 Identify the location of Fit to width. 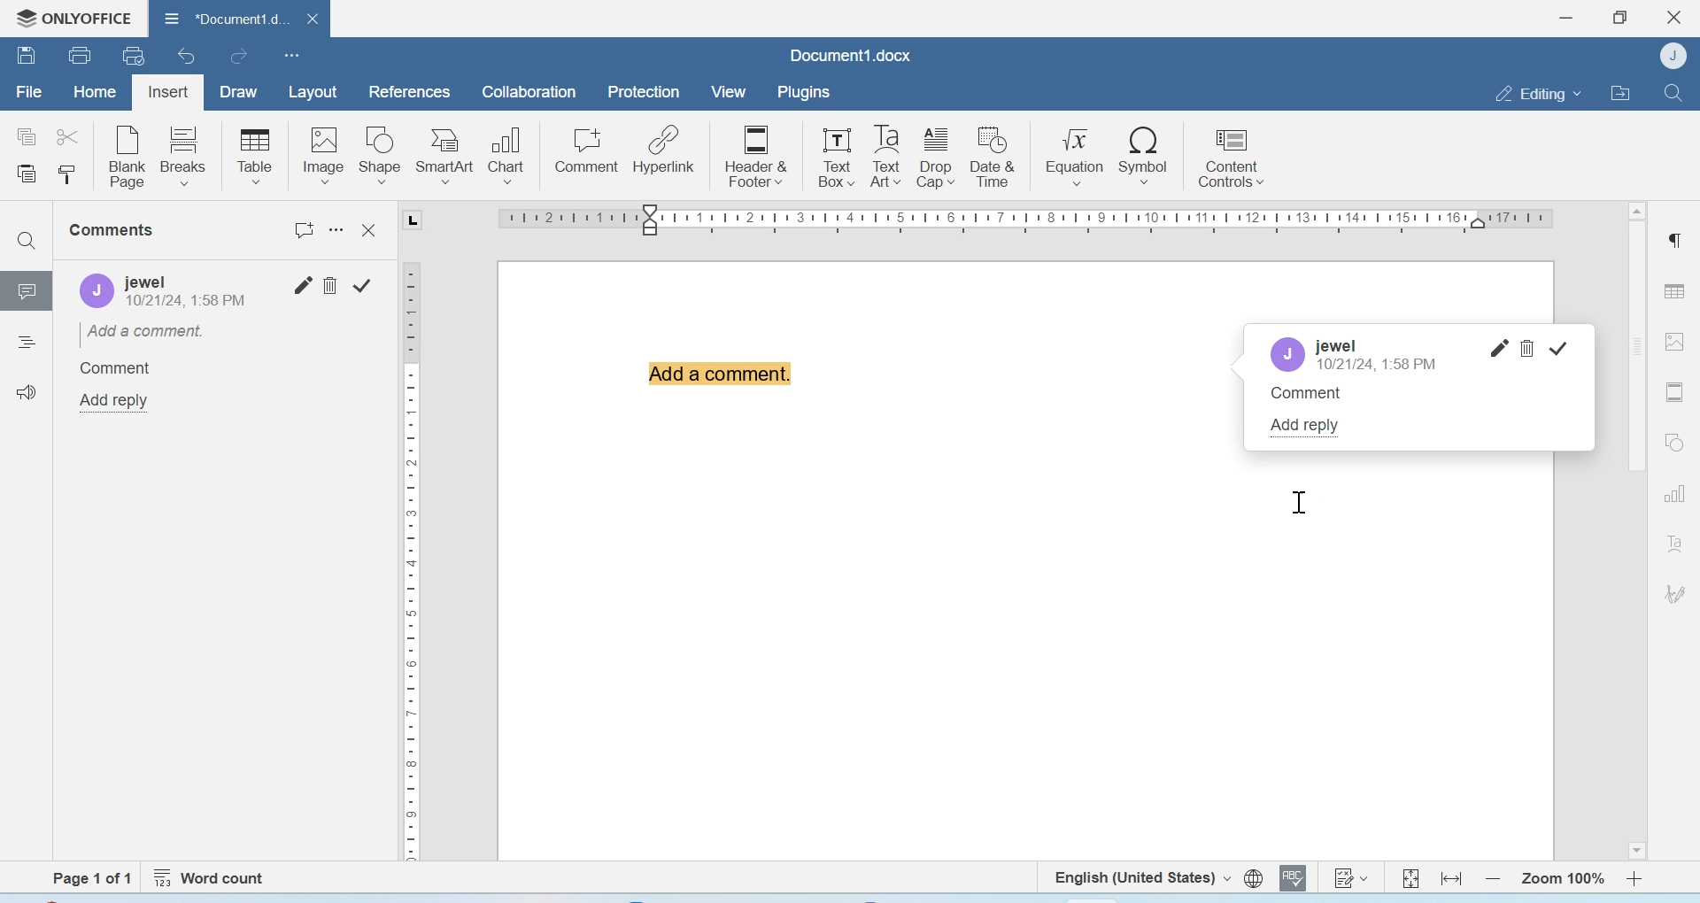
(1453, 878).